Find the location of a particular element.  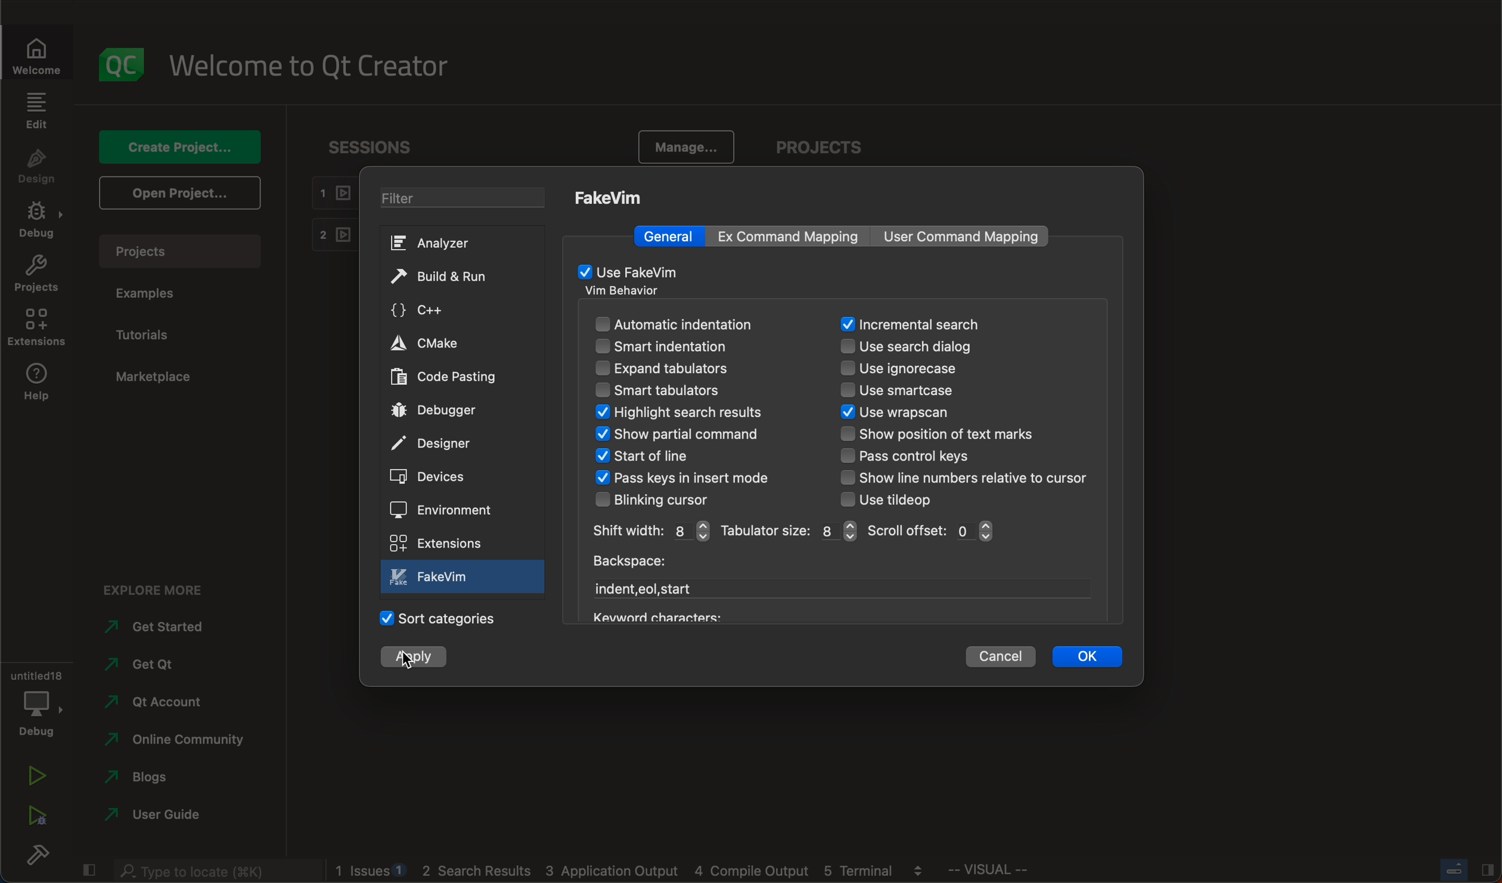

help is located at coordinates (39, 386).